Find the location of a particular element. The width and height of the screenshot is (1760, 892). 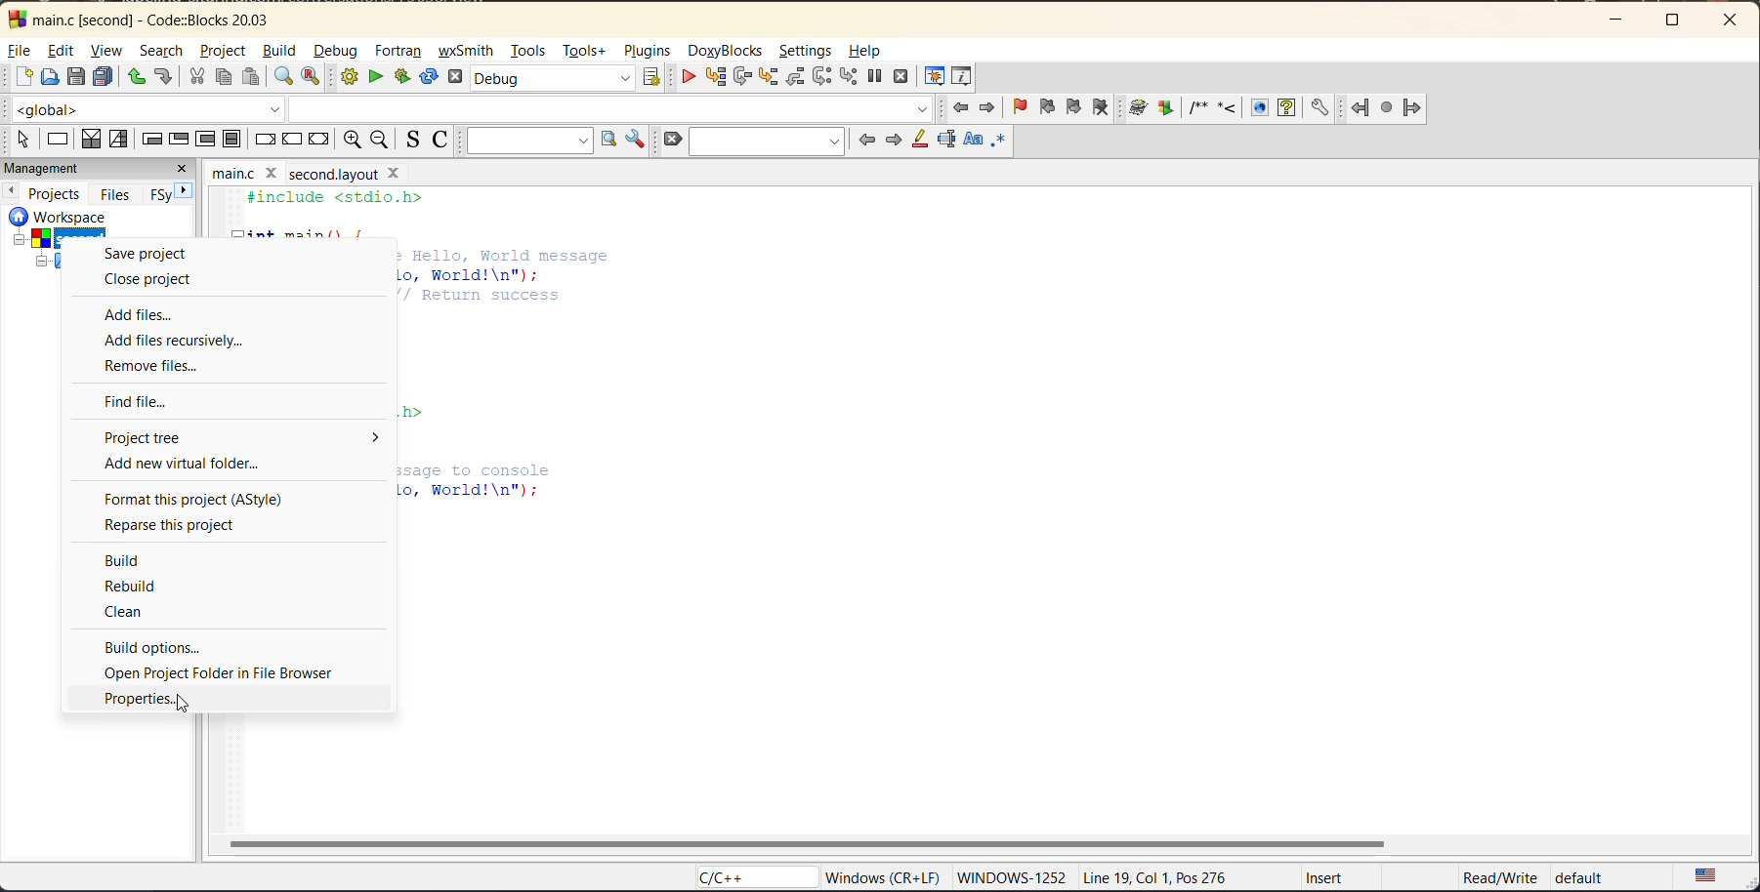

select is located at coordinates (24, 141).